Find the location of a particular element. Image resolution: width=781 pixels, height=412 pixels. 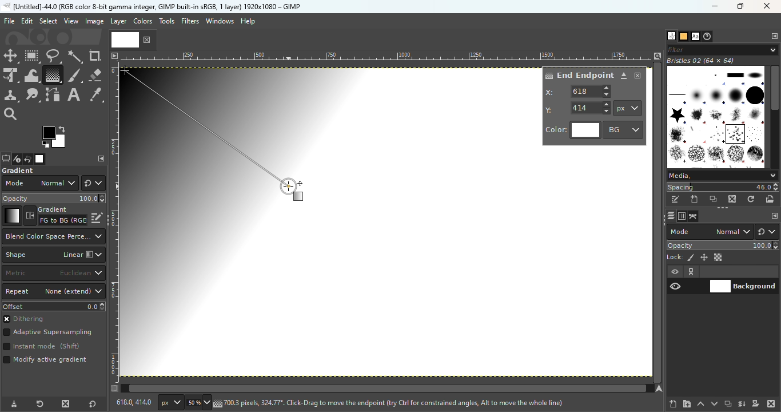

Crop tool is located at coordinates (95, 56).